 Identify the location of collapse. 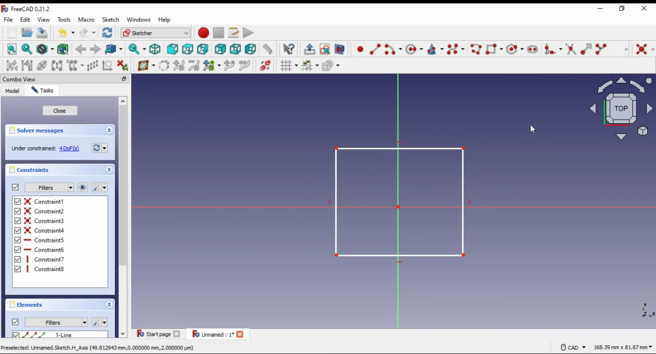
(109, 130).